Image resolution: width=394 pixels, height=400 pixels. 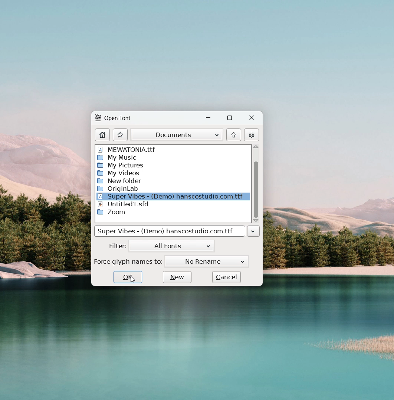 What do you see at coordinates (253, 231) in the screenshot?
I see `click to see file history` at bounding box center [253, 231].